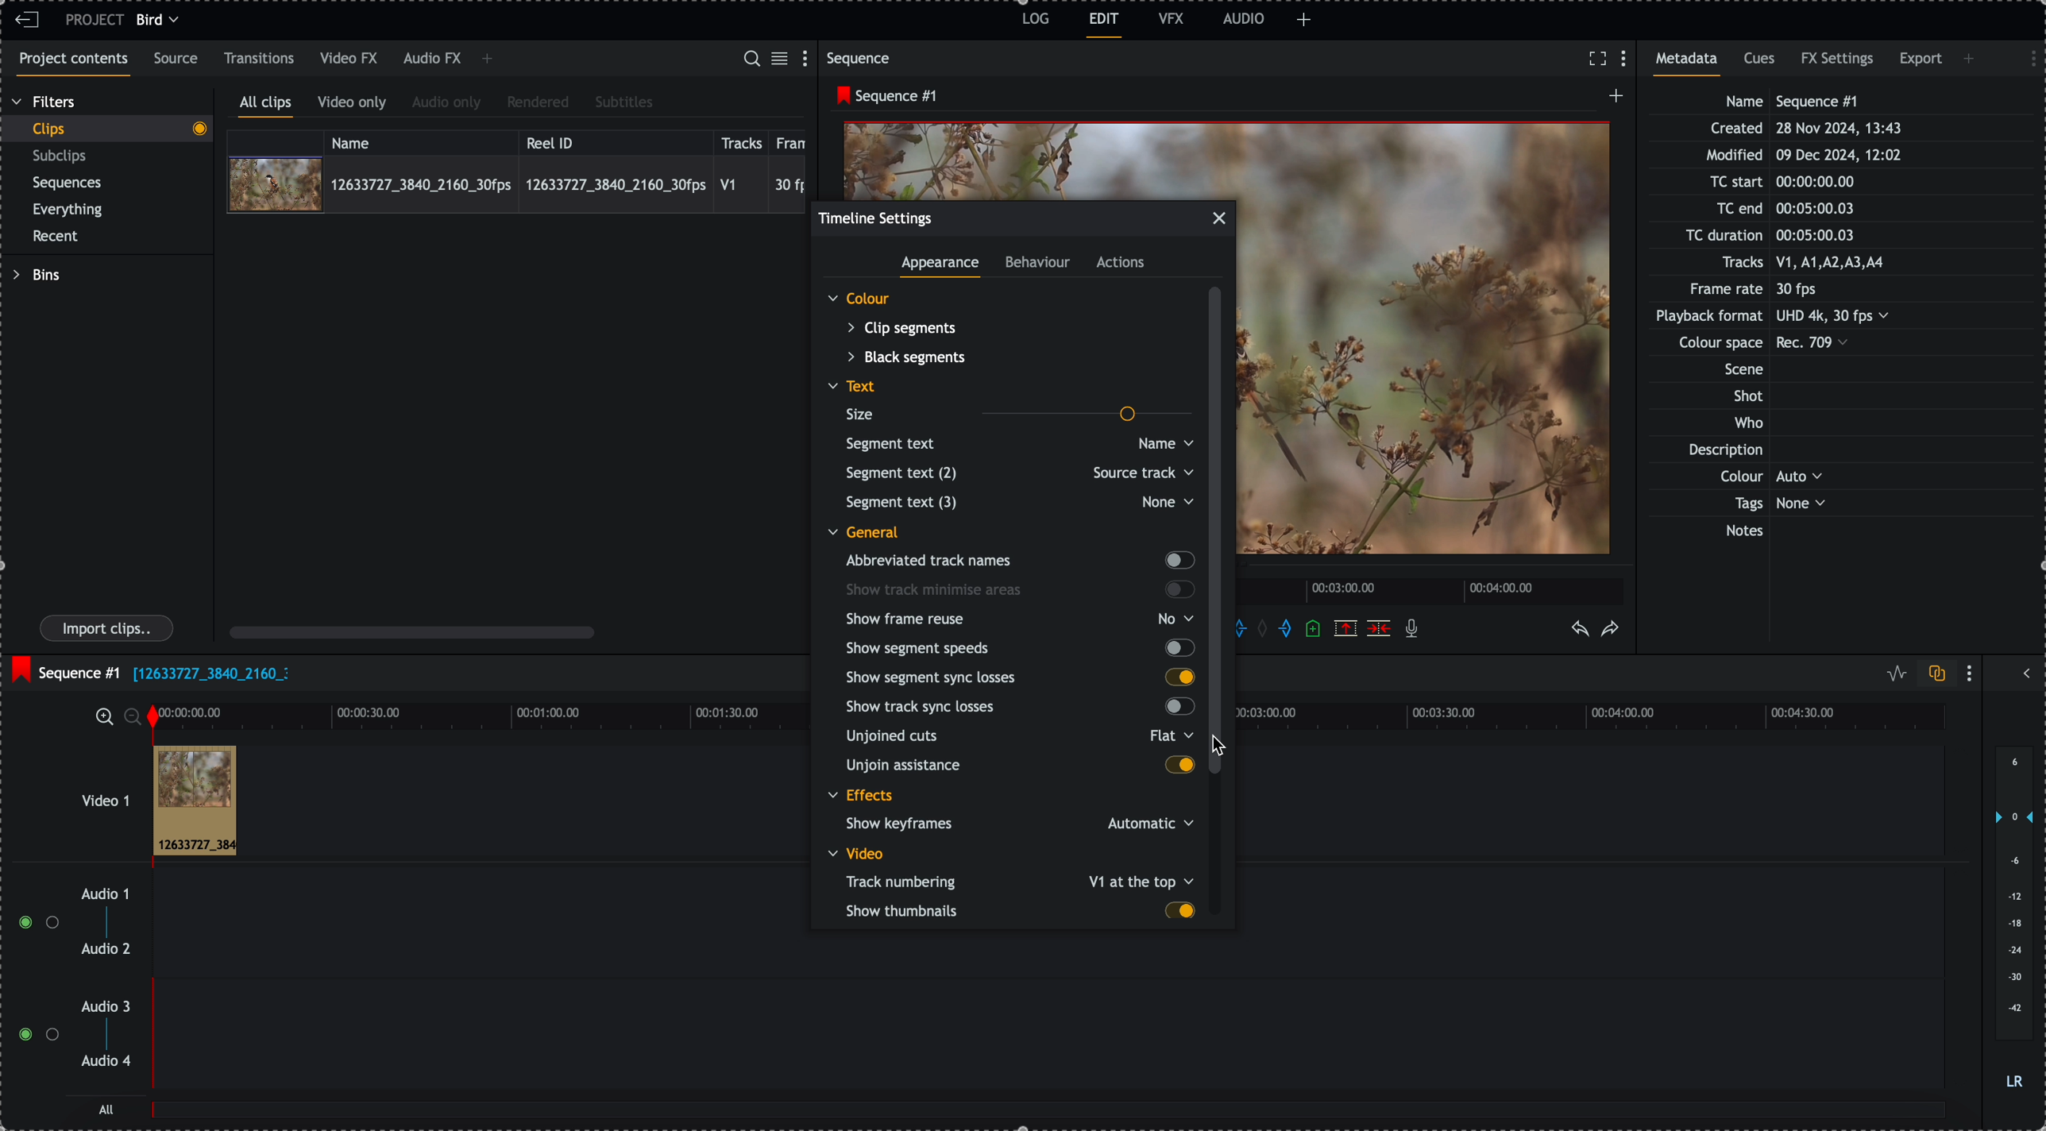 This screenshot has width=2046, height=1131. What do you see at coordinates (102, 716) in the screenshot?
I see `zoom in` at bounding box center [102, 716].